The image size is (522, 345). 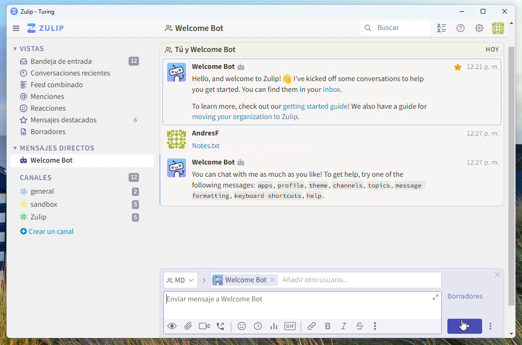 What do you see at coordinates (490, 326) in the screenshot?
I see `more` at bounding box center [490, 326].